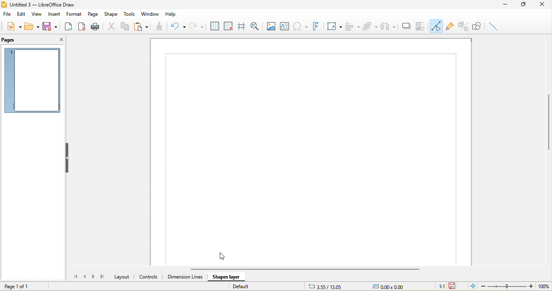  Describe the element at coordinates (7, 15) in the screenshot. I see `file` at that location.